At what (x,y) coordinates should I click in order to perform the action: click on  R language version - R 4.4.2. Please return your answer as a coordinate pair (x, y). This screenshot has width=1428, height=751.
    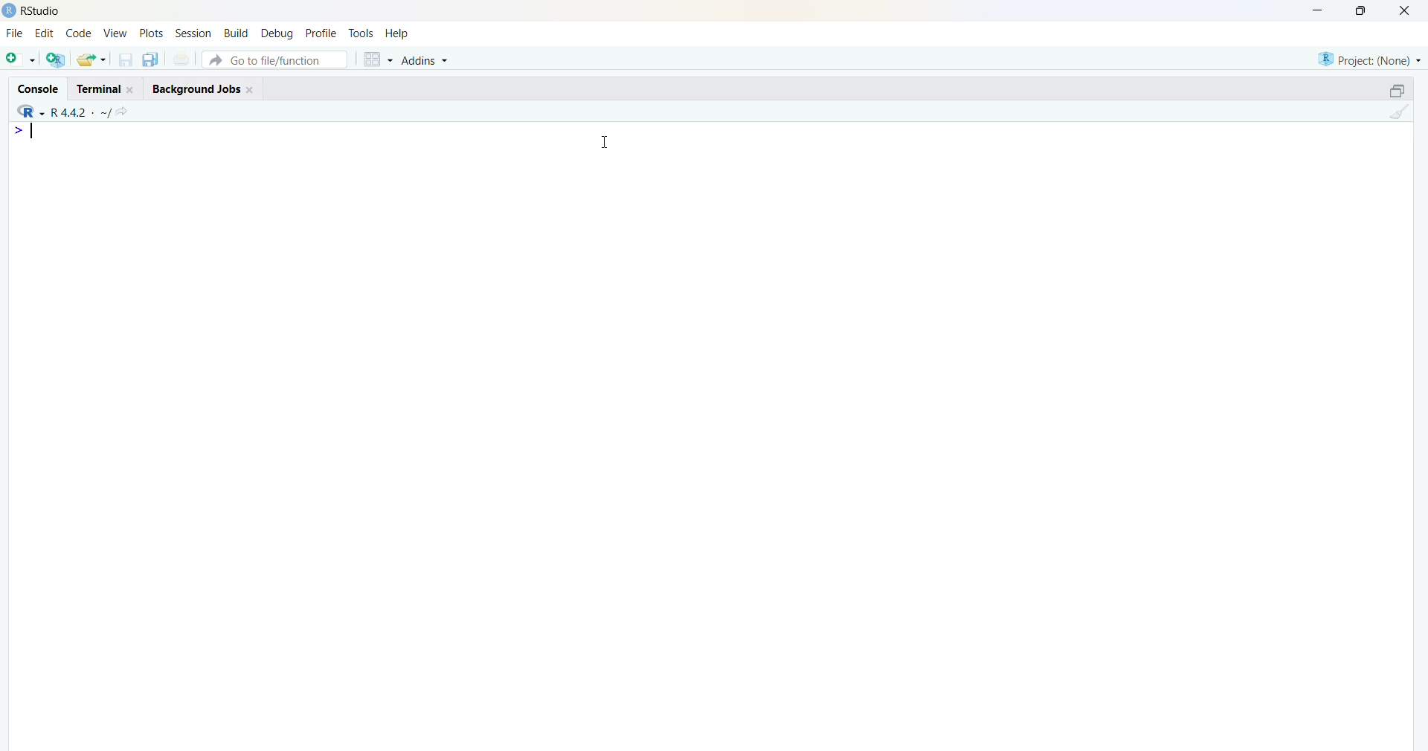
    Looking at the image, I should click on (77, 112).